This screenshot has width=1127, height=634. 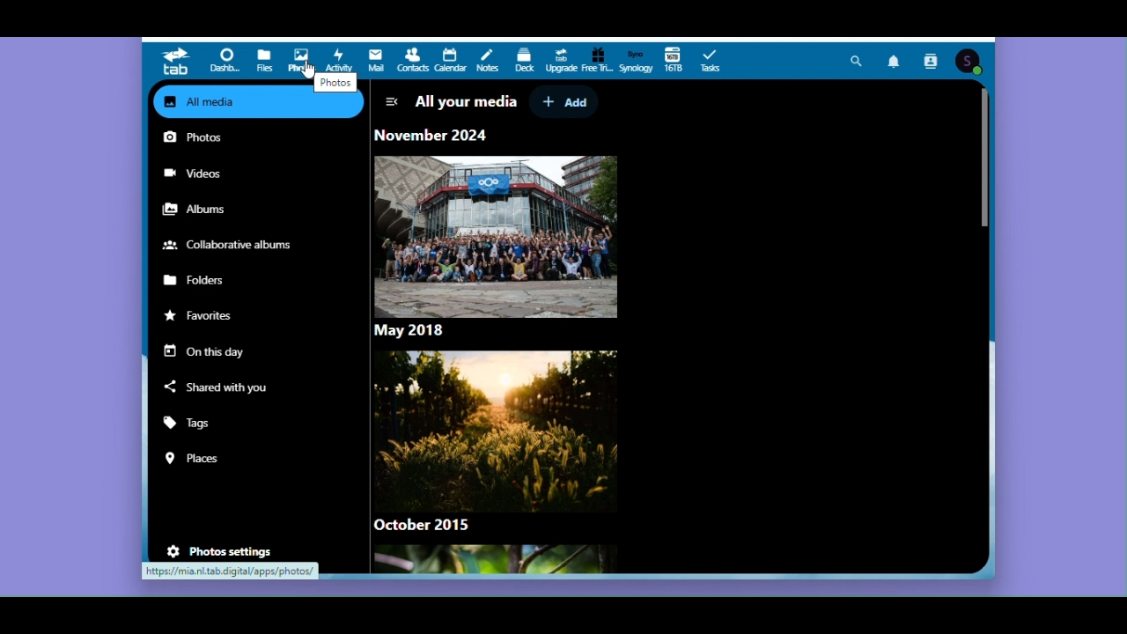 What do you see at coordinates (431, 135) in the screenshot?
I see `November 2024` at bounding box center [431, 135].